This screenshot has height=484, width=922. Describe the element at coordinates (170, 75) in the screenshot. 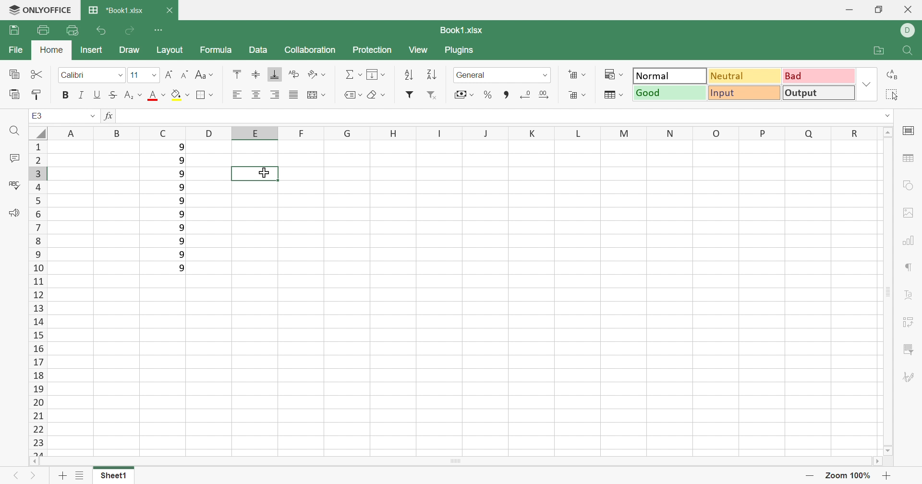

I see `Increment Font size` at that location.